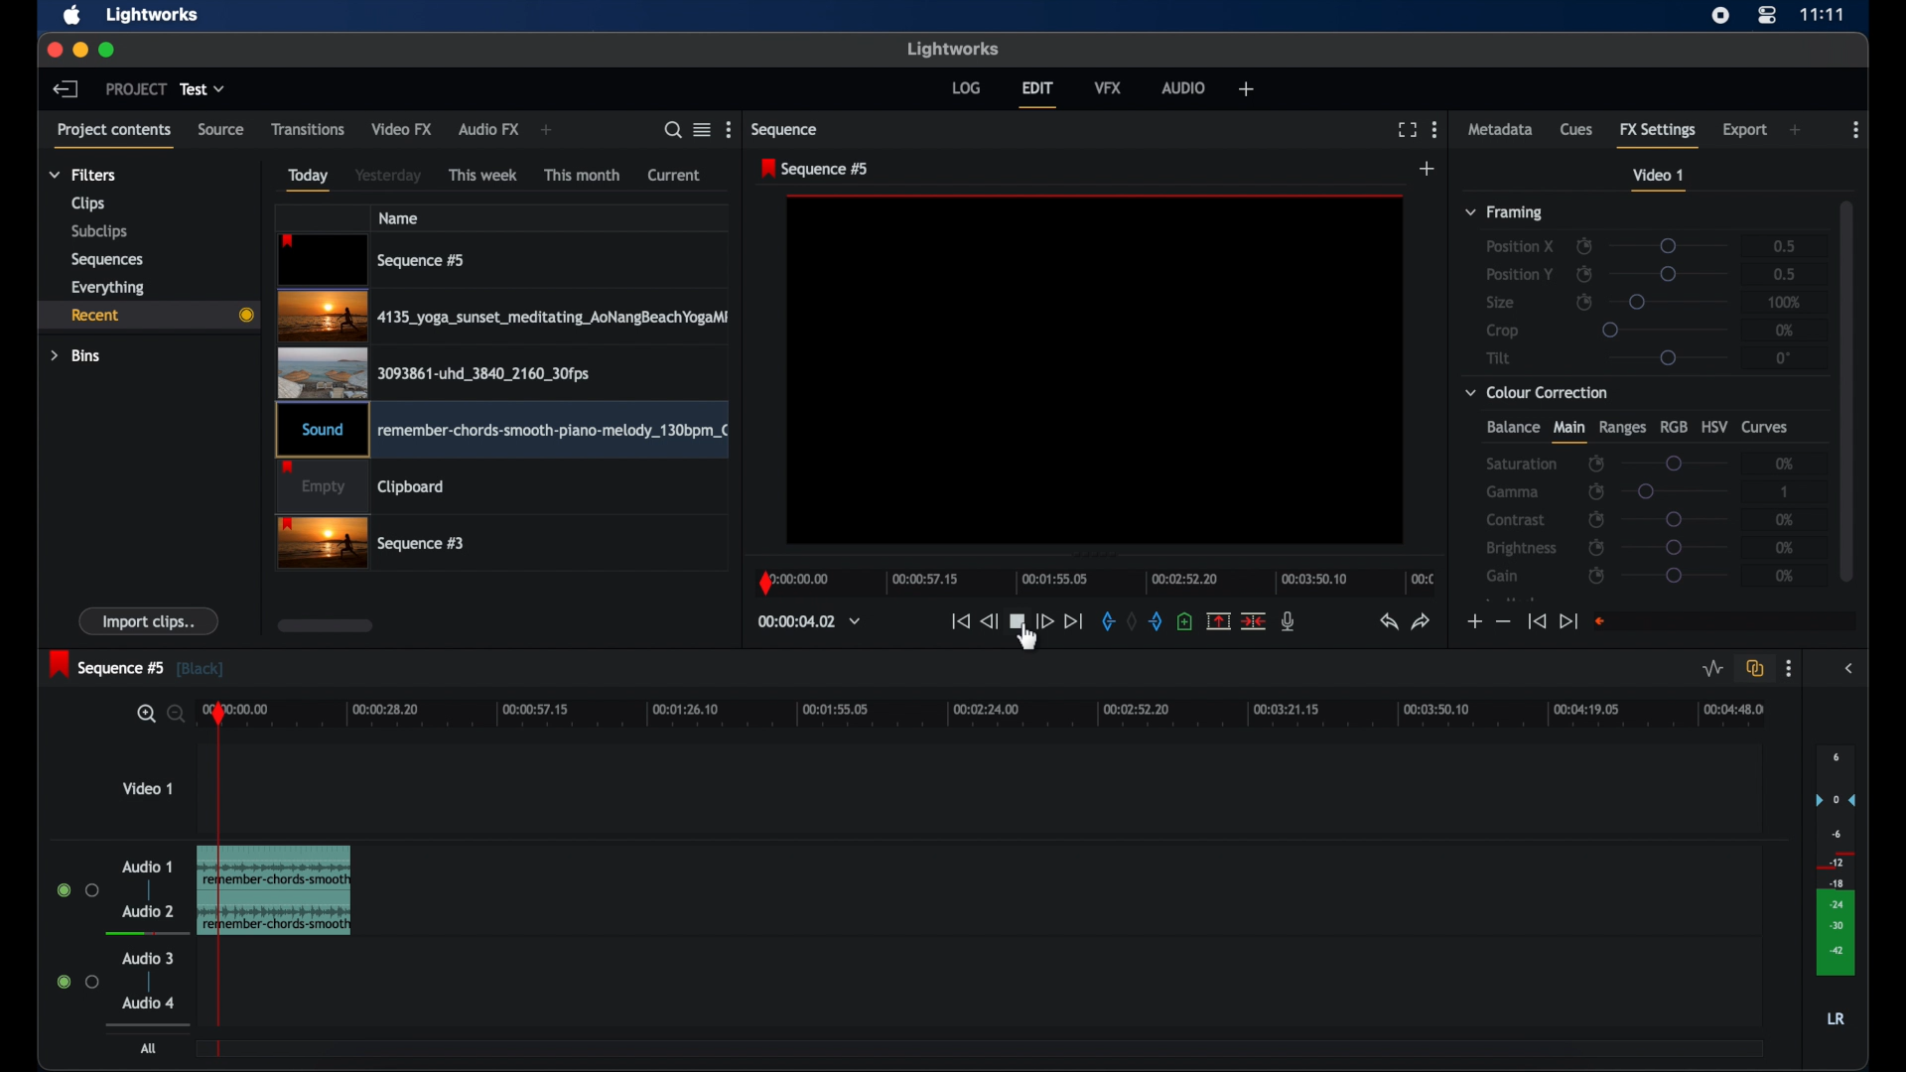 The height and width of the screenshot is (1072, 1906). I want to click on current, so click(674, 176).